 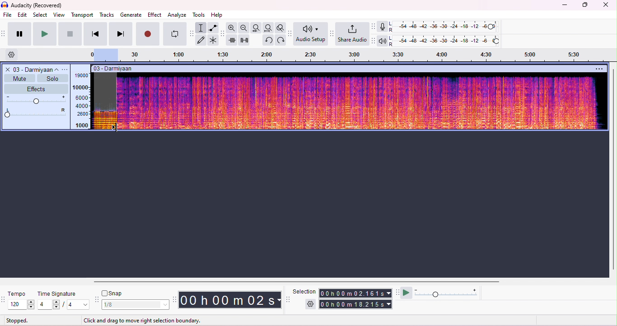 What do you see at coordinates (116, 128) in the screenshot?
I see `cursor movement` at bounding box center [116, 128].